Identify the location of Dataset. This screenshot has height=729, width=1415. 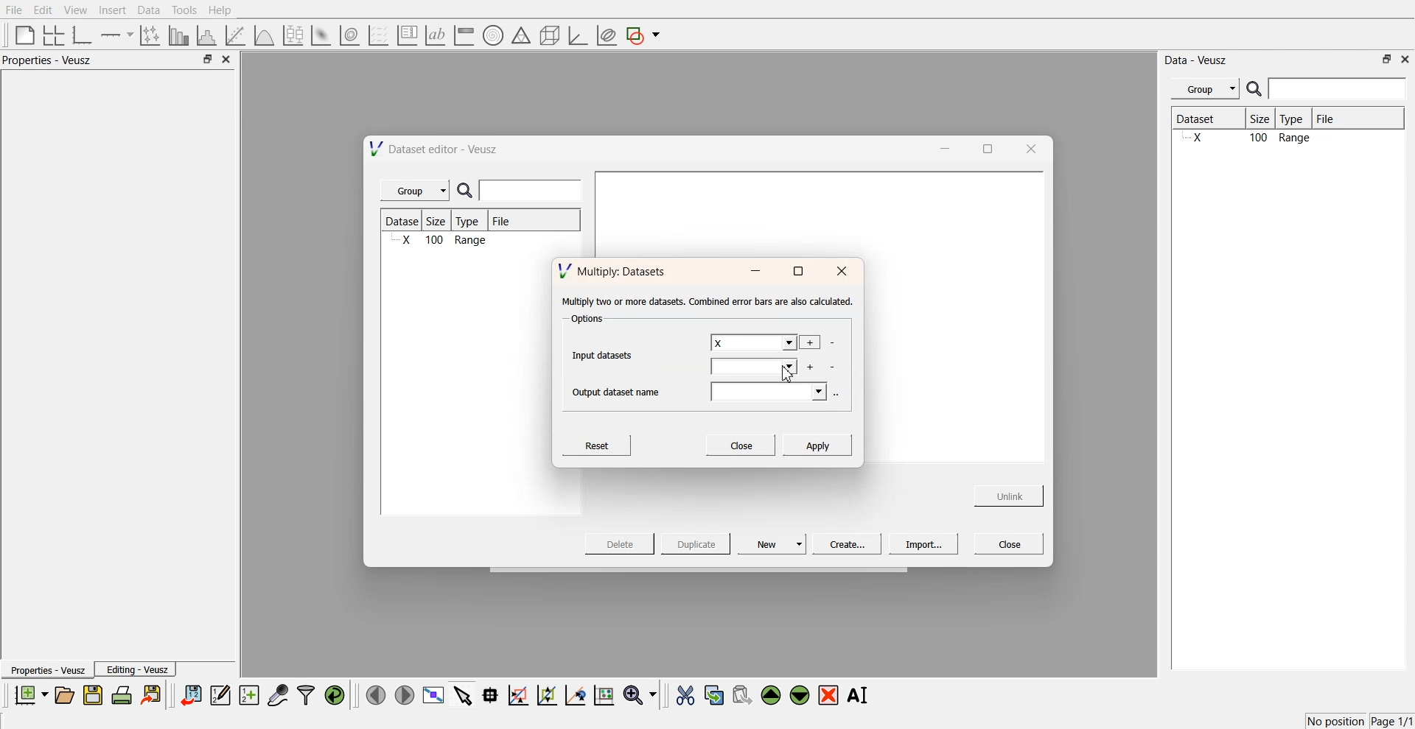
(1207, 120).